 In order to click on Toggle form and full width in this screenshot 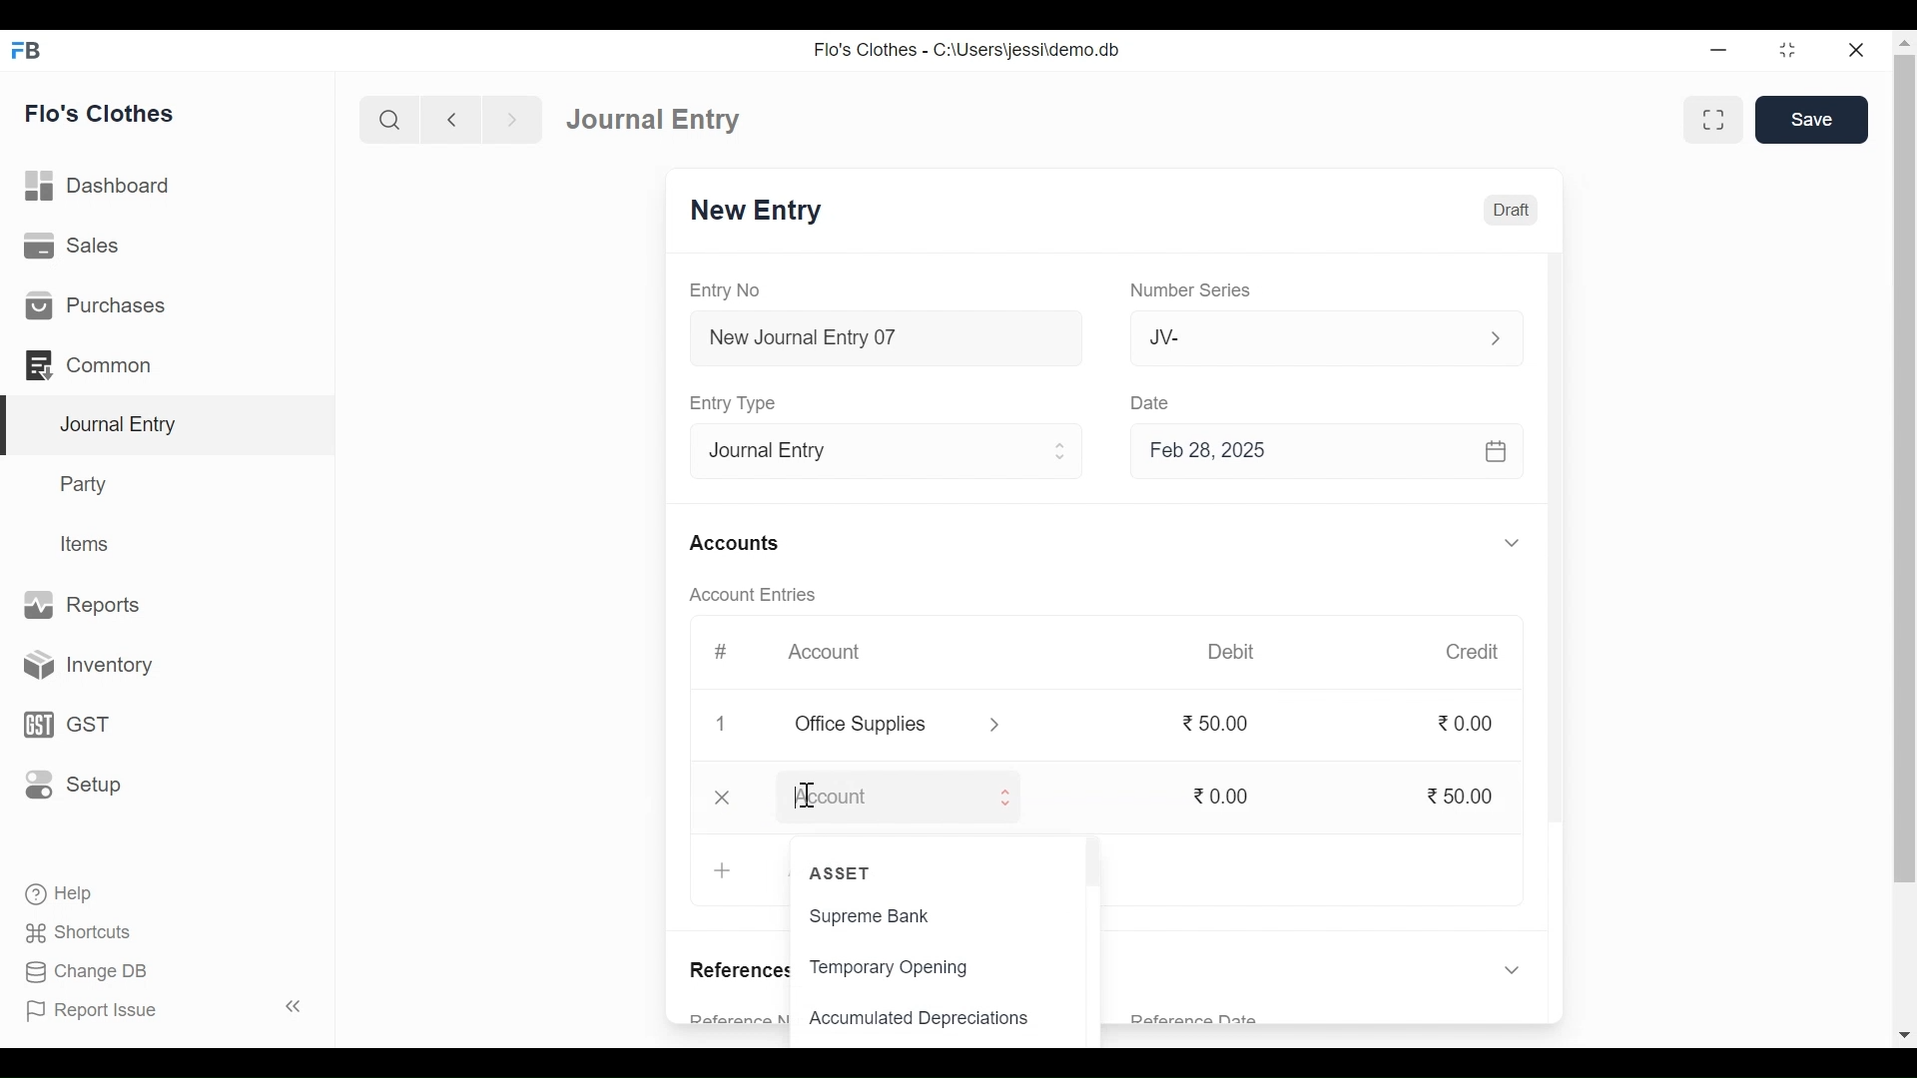, I will do `click(1713, 121)`.